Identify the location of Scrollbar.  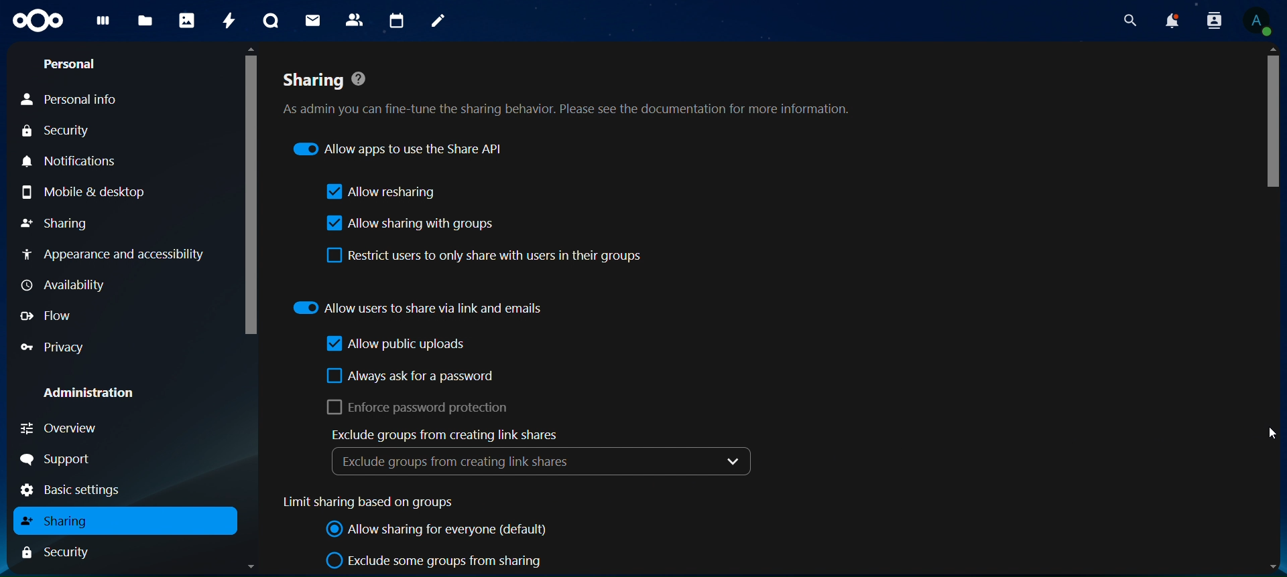
(1274, 309).